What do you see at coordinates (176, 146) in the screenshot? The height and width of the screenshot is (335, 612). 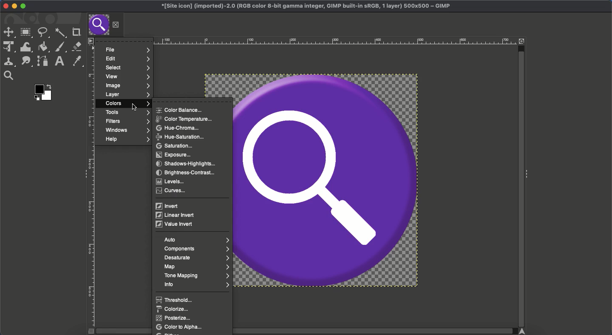 I see `Saturation` at bounding box center [176, 146].